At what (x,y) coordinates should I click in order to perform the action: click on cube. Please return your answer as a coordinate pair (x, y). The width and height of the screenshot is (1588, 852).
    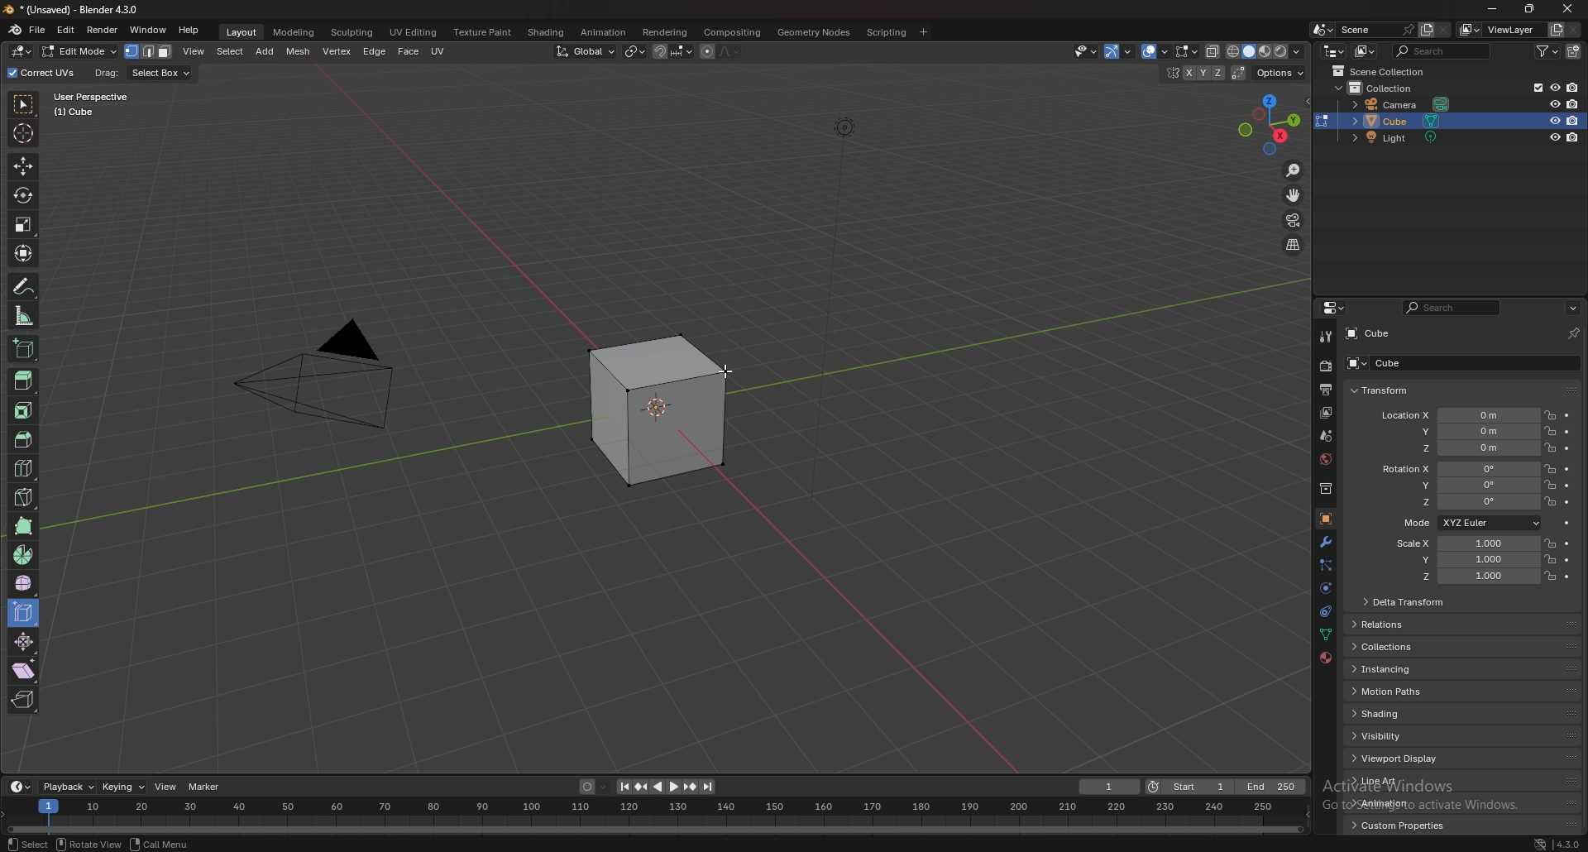
    Looking at the image, I should click on (1369, 333).